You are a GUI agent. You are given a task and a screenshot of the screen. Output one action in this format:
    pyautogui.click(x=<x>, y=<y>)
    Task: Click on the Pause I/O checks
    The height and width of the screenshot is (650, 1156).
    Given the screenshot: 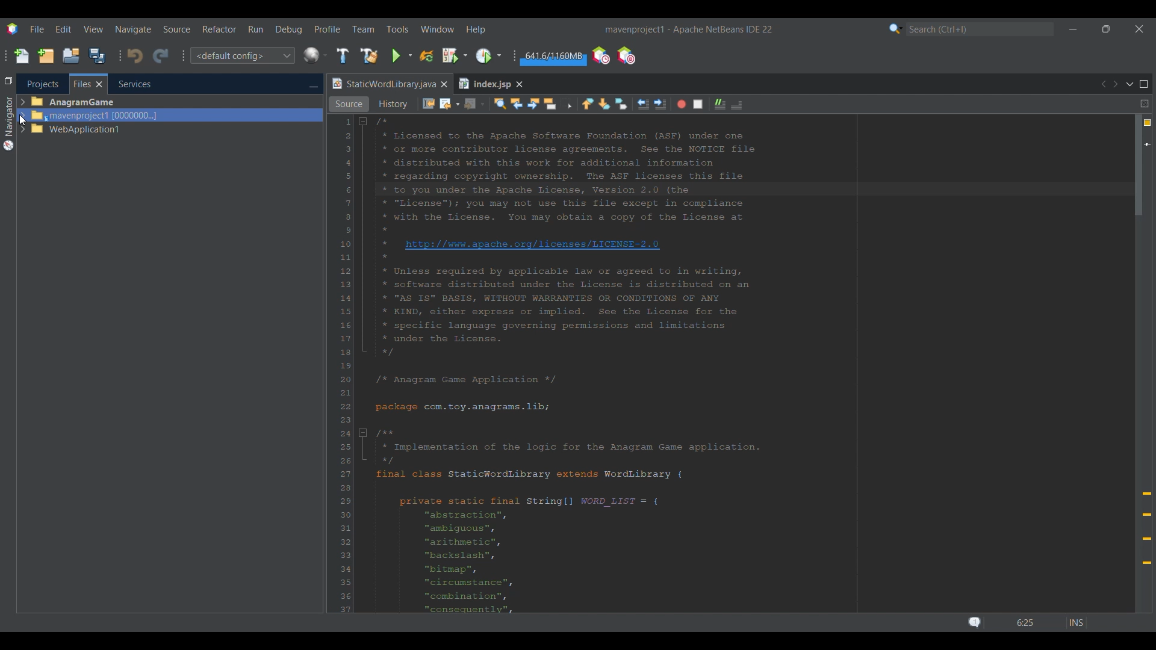 What is the action you would take?
    pyautogui.click(x=626, y=55)
    